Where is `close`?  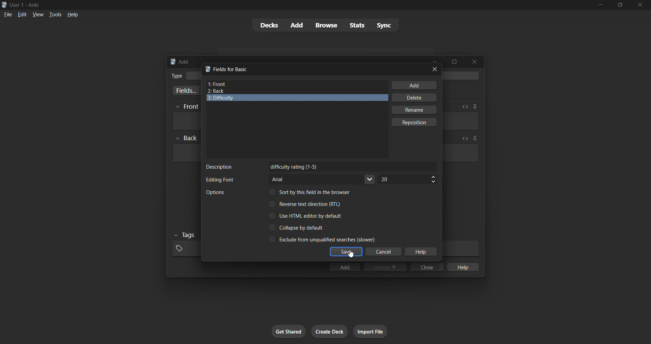
close is located at coordinates (640, 5).